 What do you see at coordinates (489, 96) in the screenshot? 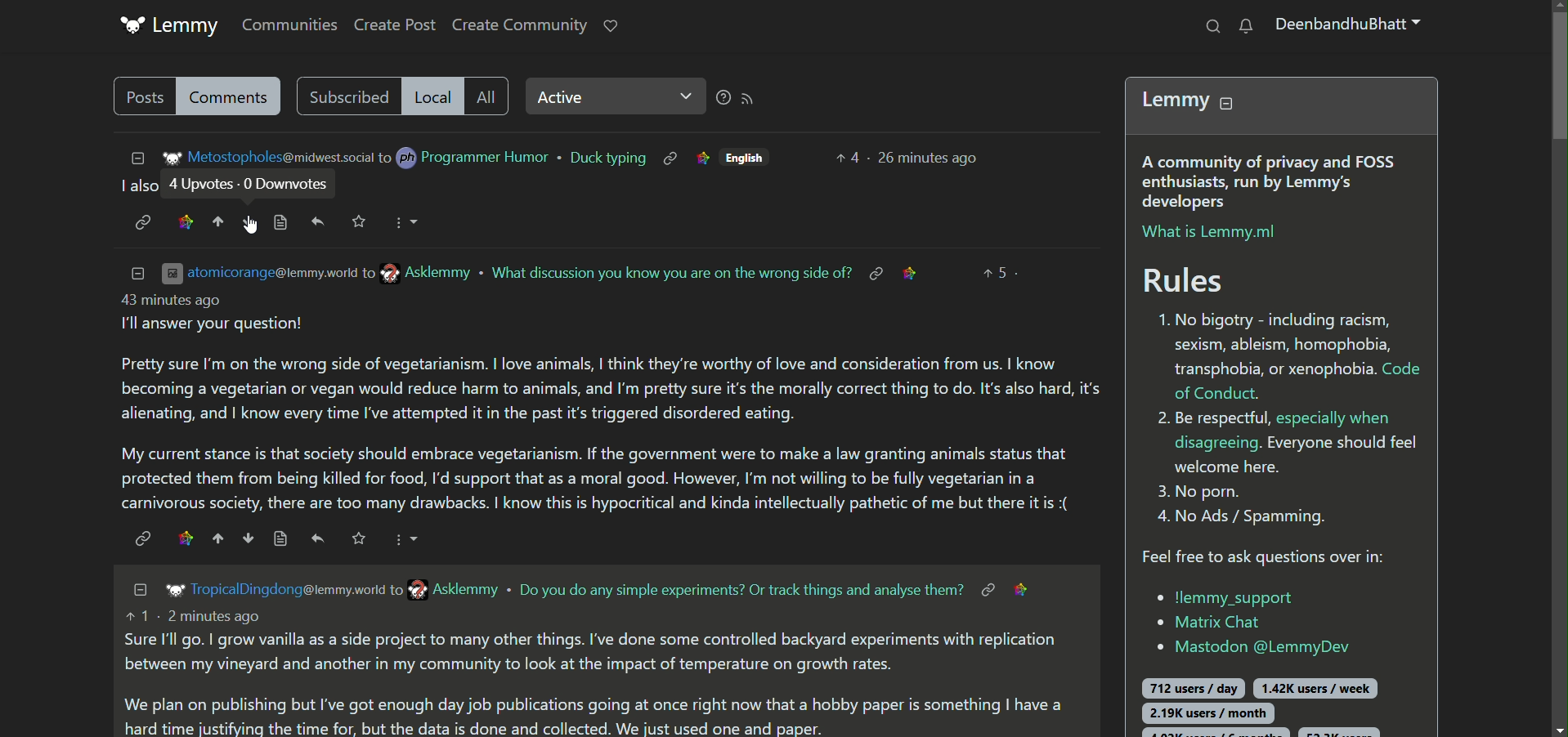
I see `comment type` at bounding box center [489, 96].